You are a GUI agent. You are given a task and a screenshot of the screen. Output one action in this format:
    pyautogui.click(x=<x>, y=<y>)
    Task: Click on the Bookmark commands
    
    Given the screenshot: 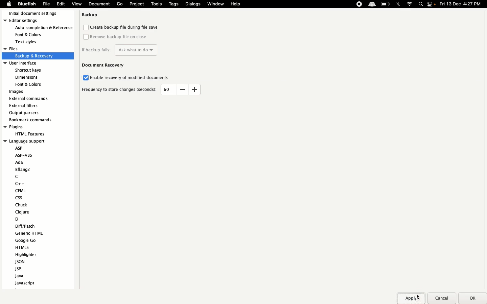 What is the action you would take?
    pyautogui.click(x=37, y=120)
    